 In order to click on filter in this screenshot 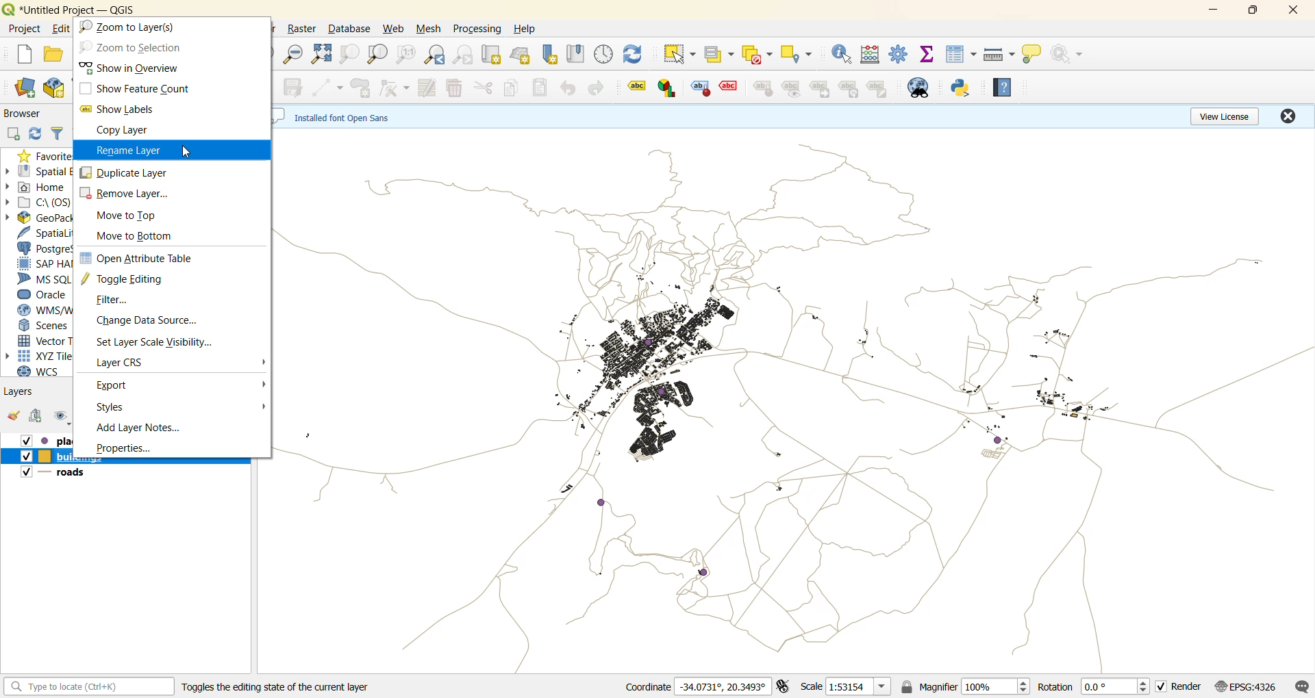, I will do `click(60, 133)`.